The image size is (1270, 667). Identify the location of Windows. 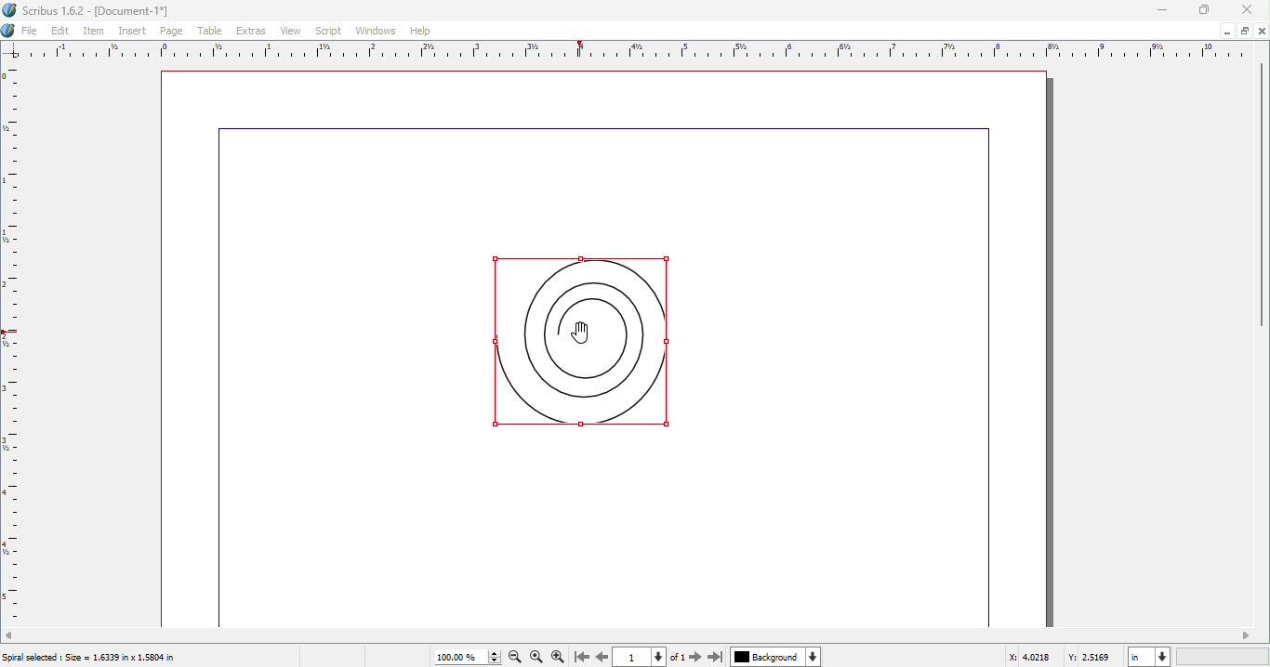
(375, 32).